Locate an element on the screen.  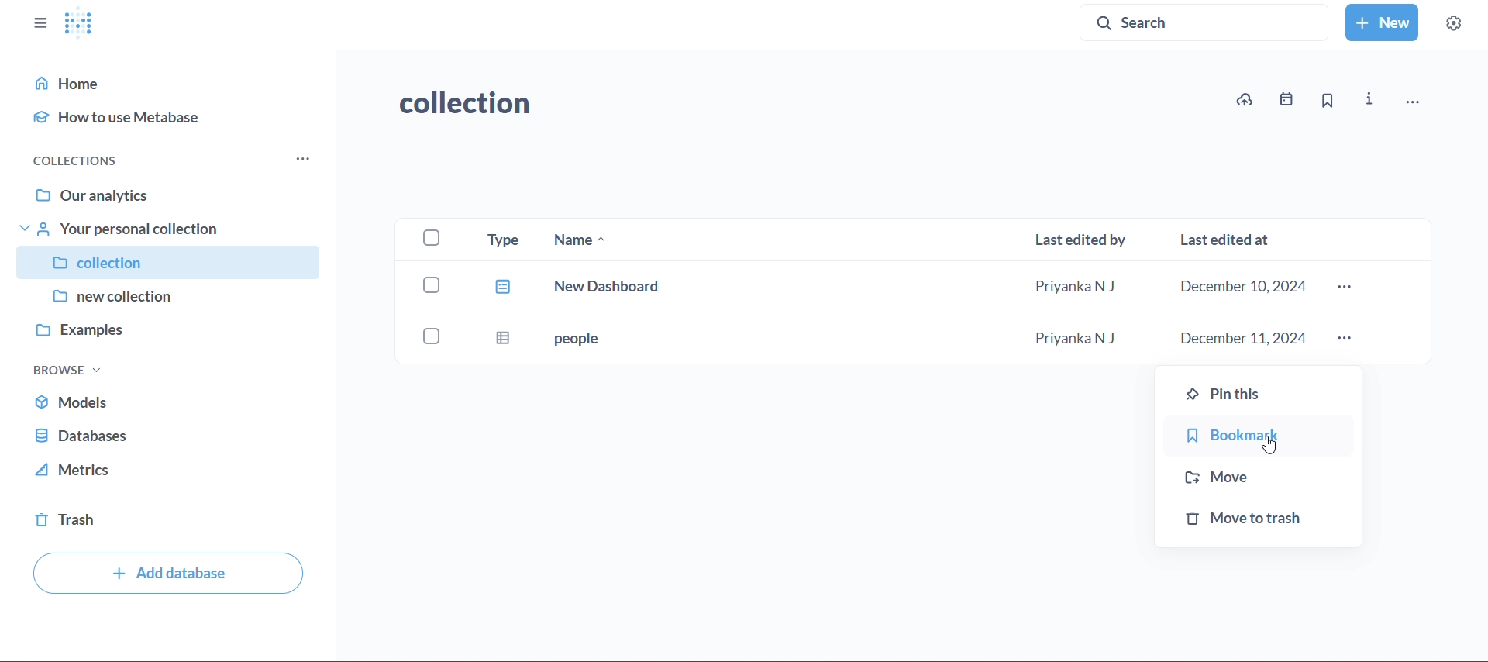
december 10,2024 is located at coordinates (1239, 288).